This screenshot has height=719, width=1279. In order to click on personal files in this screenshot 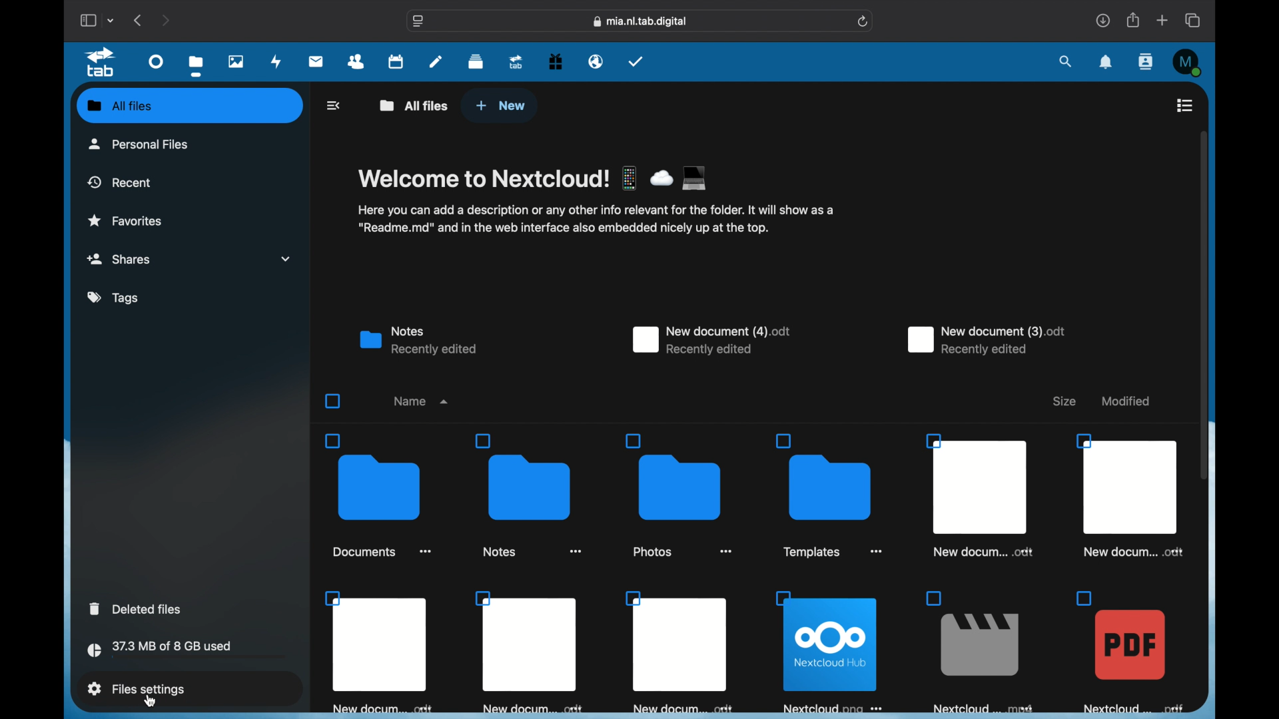, I will do `click(140, 143)`.